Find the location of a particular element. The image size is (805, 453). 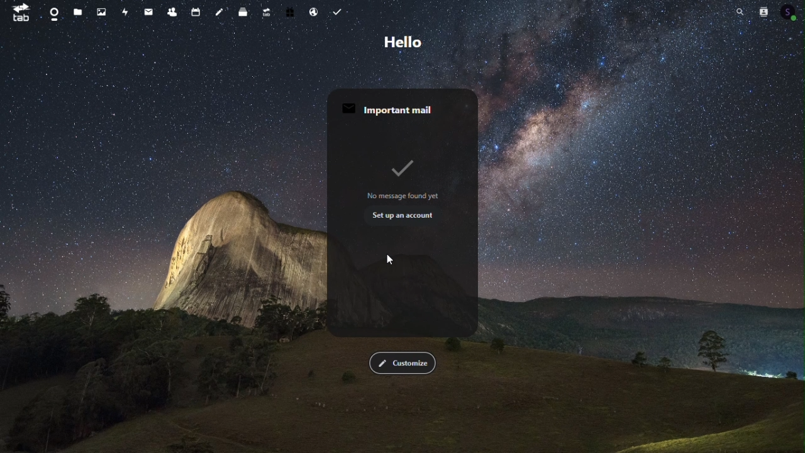

setup an account is located at coordinates (402, 217).